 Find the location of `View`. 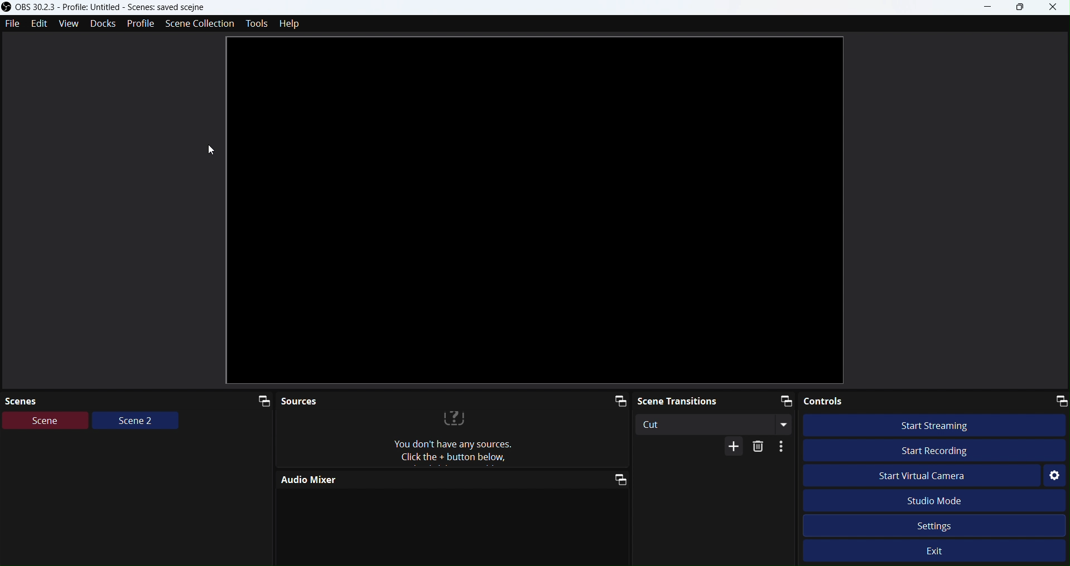

View is located at coordinates (71, 24).